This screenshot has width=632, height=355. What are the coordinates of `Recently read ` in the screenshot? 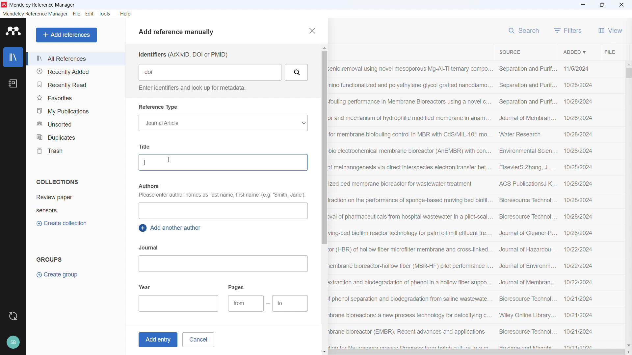 It's located at (75, 84).